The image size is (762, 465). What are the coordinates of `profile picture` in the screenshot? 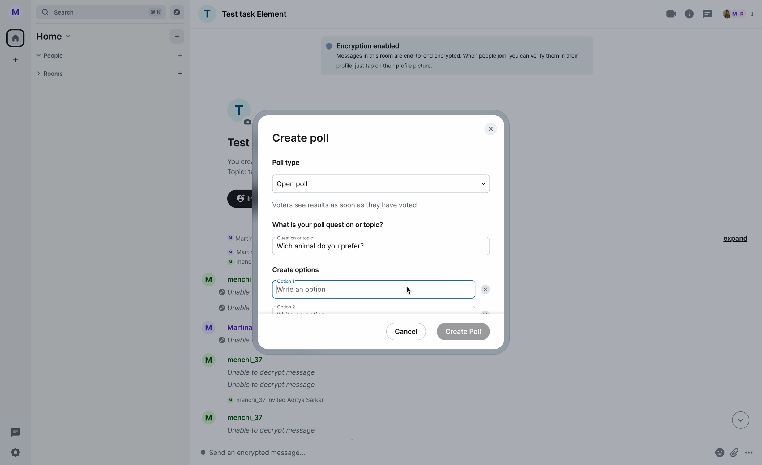 It's located at (18, 12).